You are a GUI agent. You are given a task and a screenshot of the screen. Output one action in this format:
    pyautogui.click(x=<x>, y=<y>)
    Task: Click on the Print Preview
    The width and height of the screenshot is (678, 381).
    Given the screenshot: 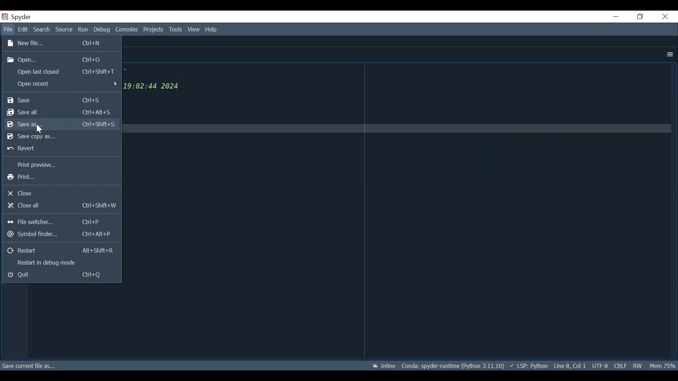 What is the action you would take?
    pyautogui.click(x=60, y=165)
    